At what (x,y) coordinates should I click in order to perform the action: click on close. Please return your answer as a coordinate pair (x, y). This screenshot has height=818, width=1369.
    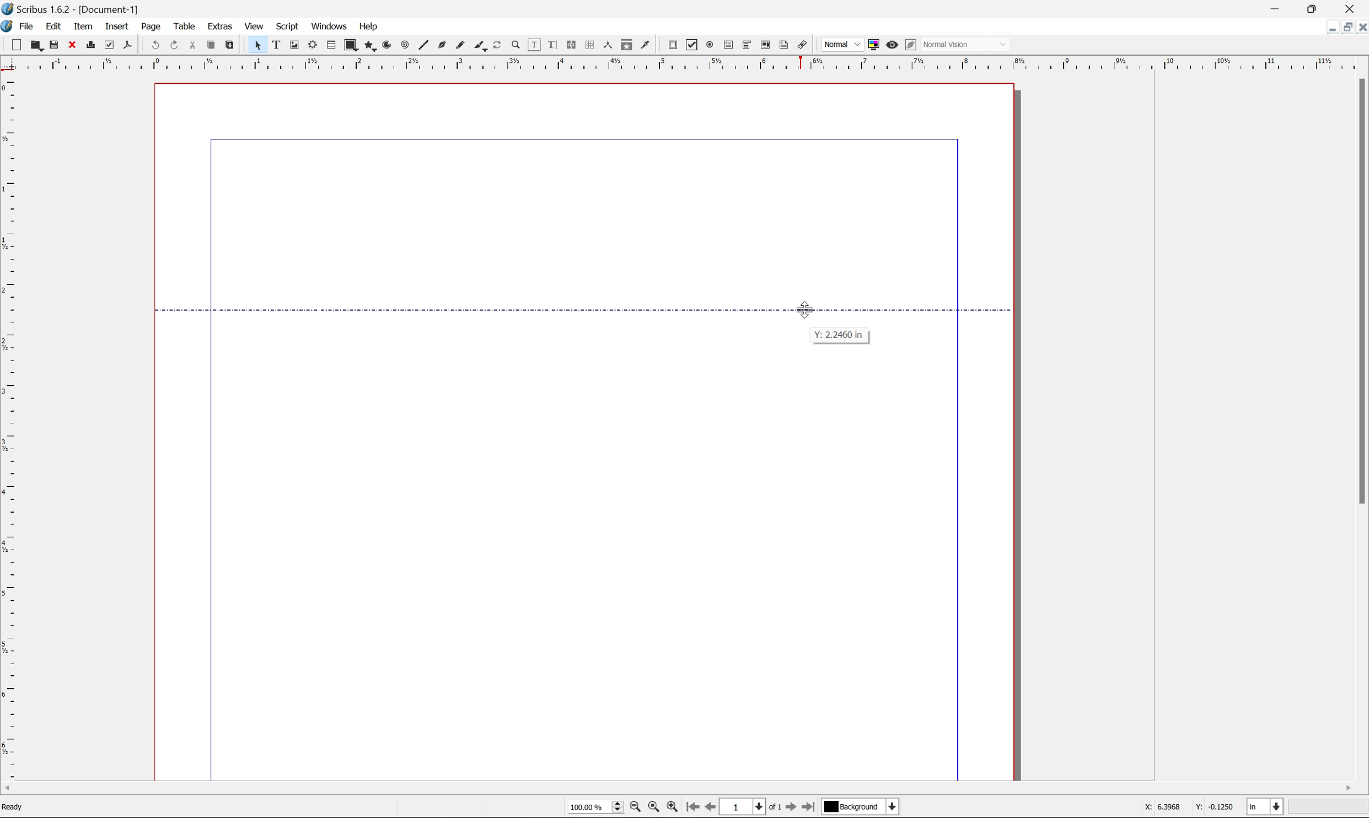
    Looking at the image, I should click on (71, 45).